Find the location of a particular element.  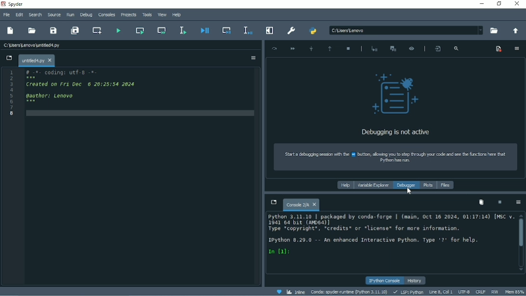

Show the file line where the debugger is placed in the editor is located at coordinates (438, 49).